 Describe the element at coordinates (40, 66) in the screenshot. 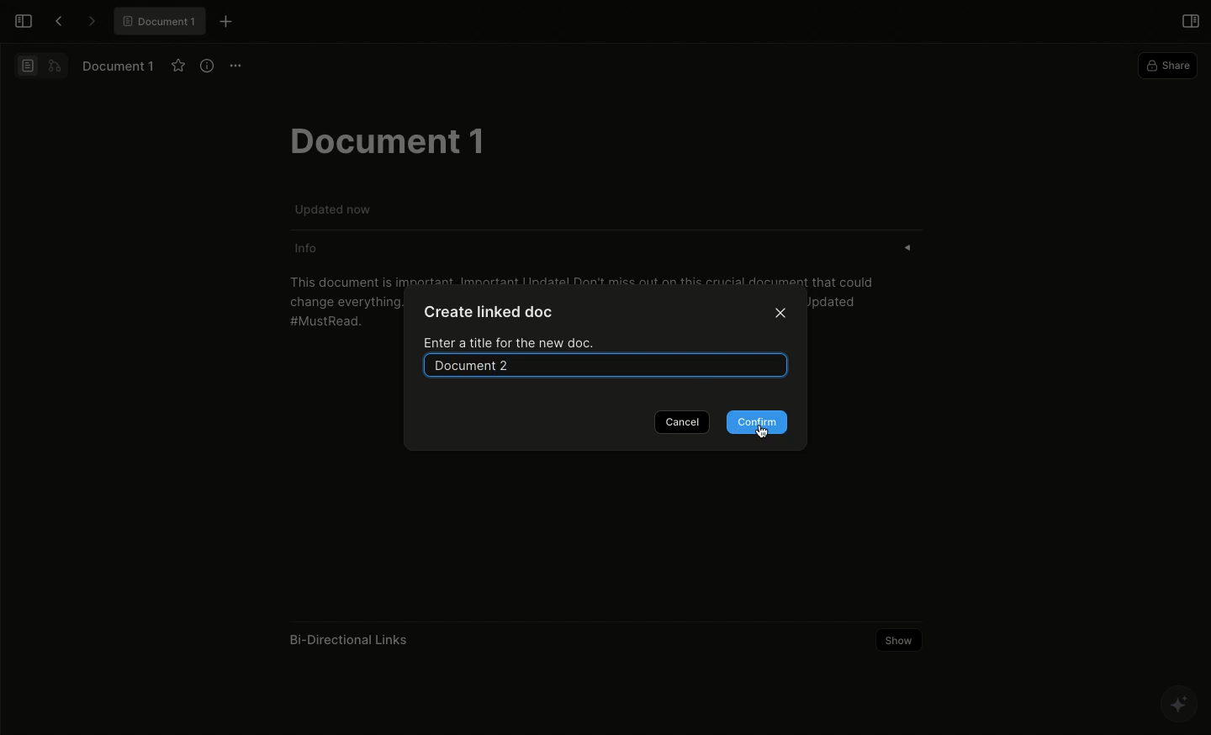

I see `Switch view` at that location.